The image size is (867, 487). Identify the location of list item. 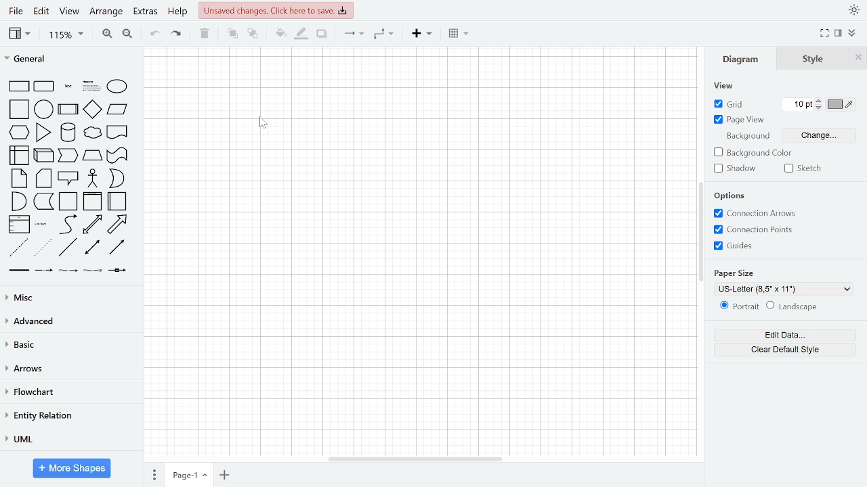
(41, 224).